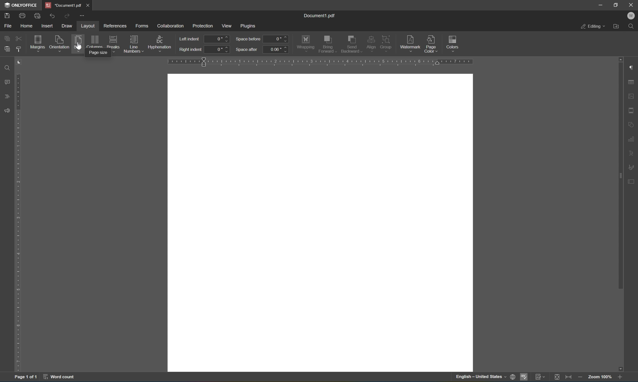  Describe the element at coordinates (59, 42) in the screenshot. I see `orientation` at that location.